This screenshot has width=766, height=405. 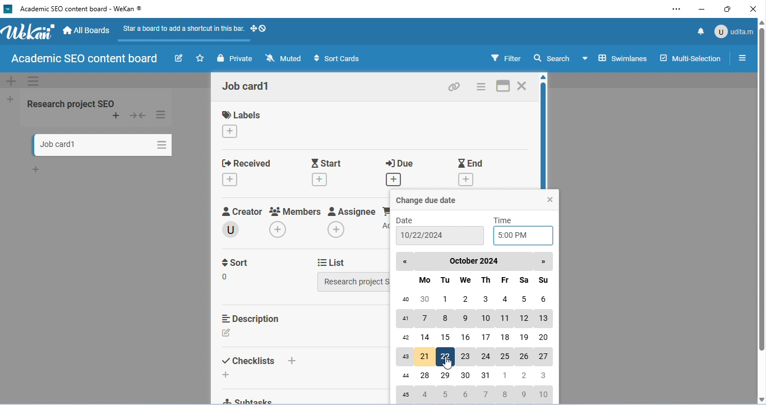 What do you see at coordinates (231, 131) in the screenshot?
I see `change labels` at bounding box center [231, 131].